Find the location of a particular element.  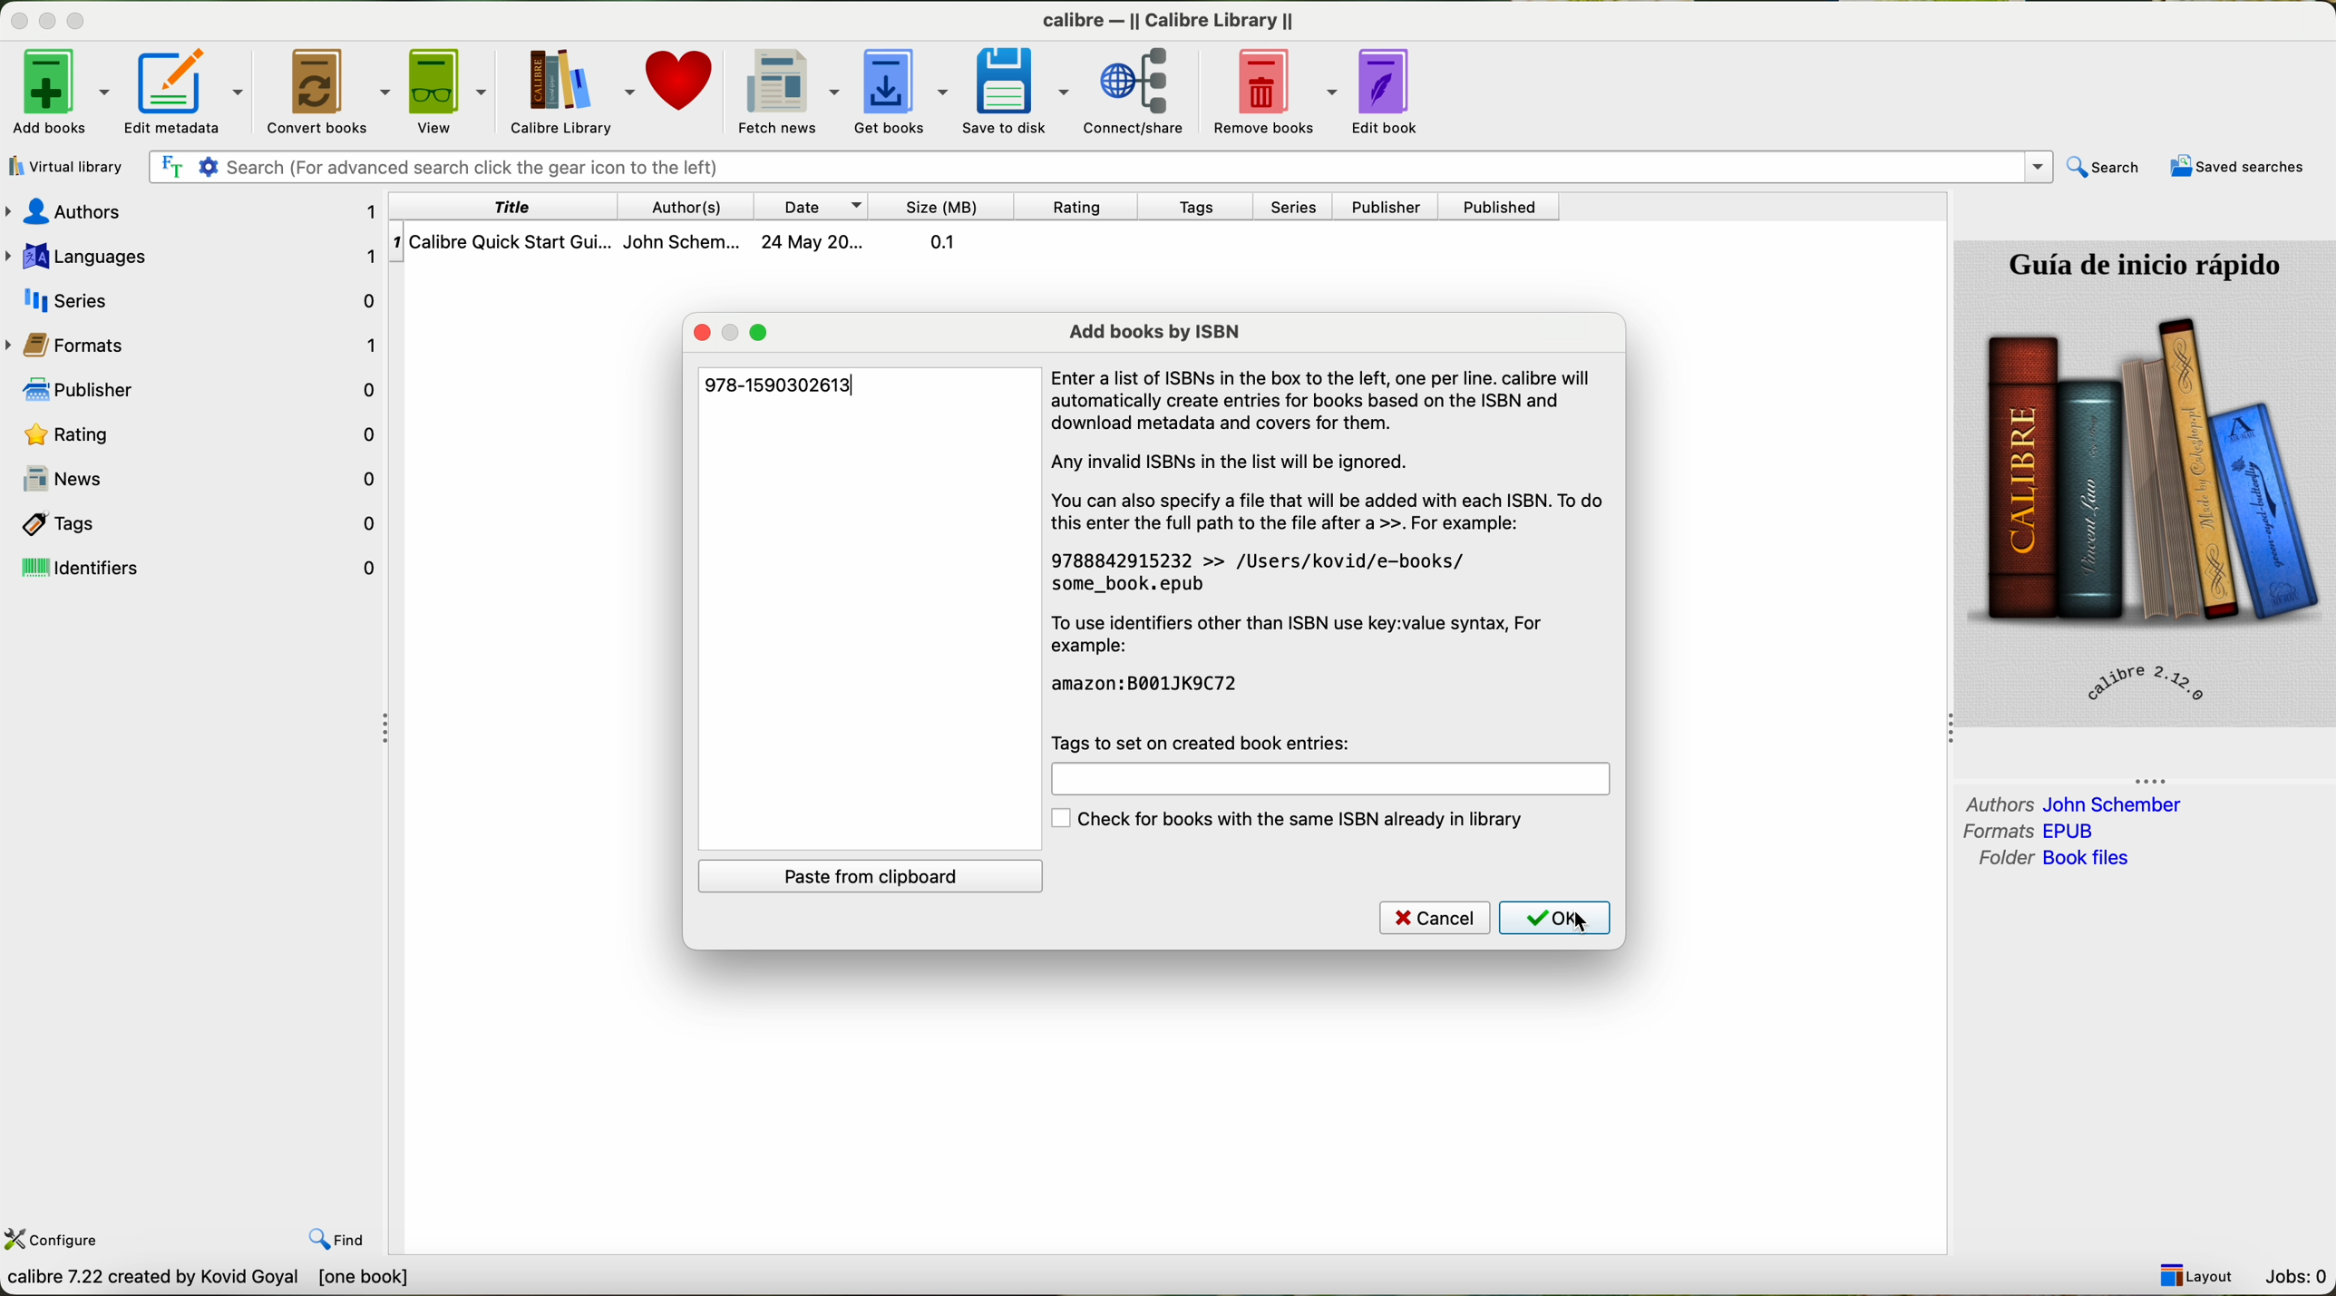

maximize window is located at coordinates (761, 335).